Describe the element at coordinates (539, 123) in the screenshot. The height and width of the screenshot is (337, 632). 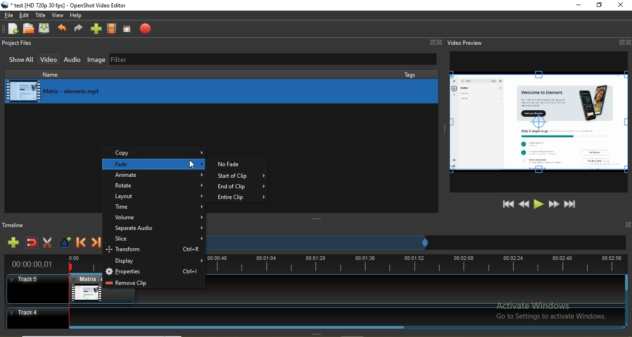
I see `editing buttons` at that location.